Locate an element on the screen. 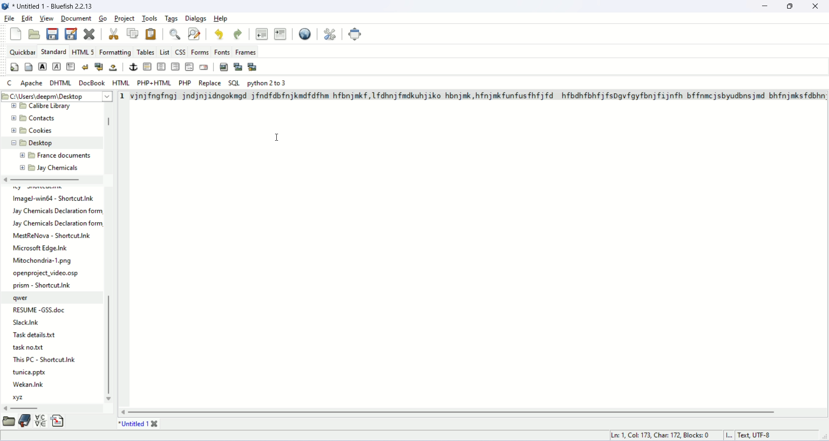 Image resolution: width=829 pixels, height=441 pixels. fullscreen is located at coordinates (356, 34).